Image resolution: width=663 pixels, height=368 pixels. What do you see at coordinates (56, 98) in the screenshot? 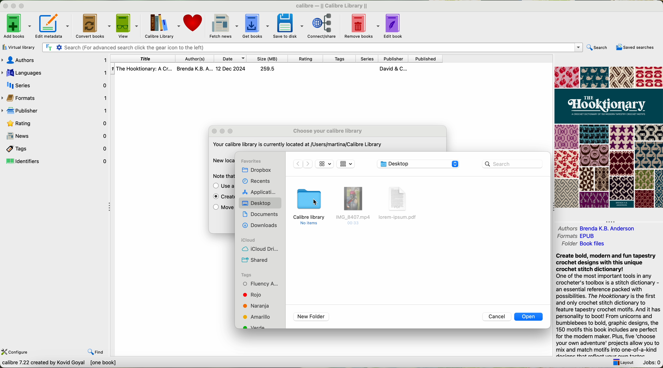
I see `formats` at bounding box center [56, 98].